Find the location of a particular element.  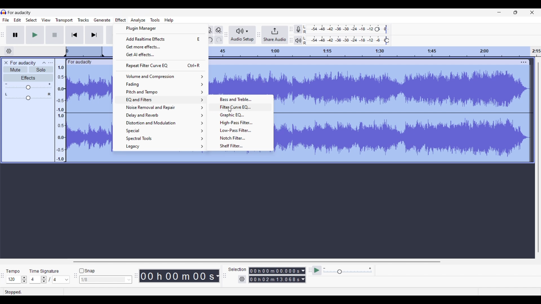

Stop is located at coordinates (55, 35).